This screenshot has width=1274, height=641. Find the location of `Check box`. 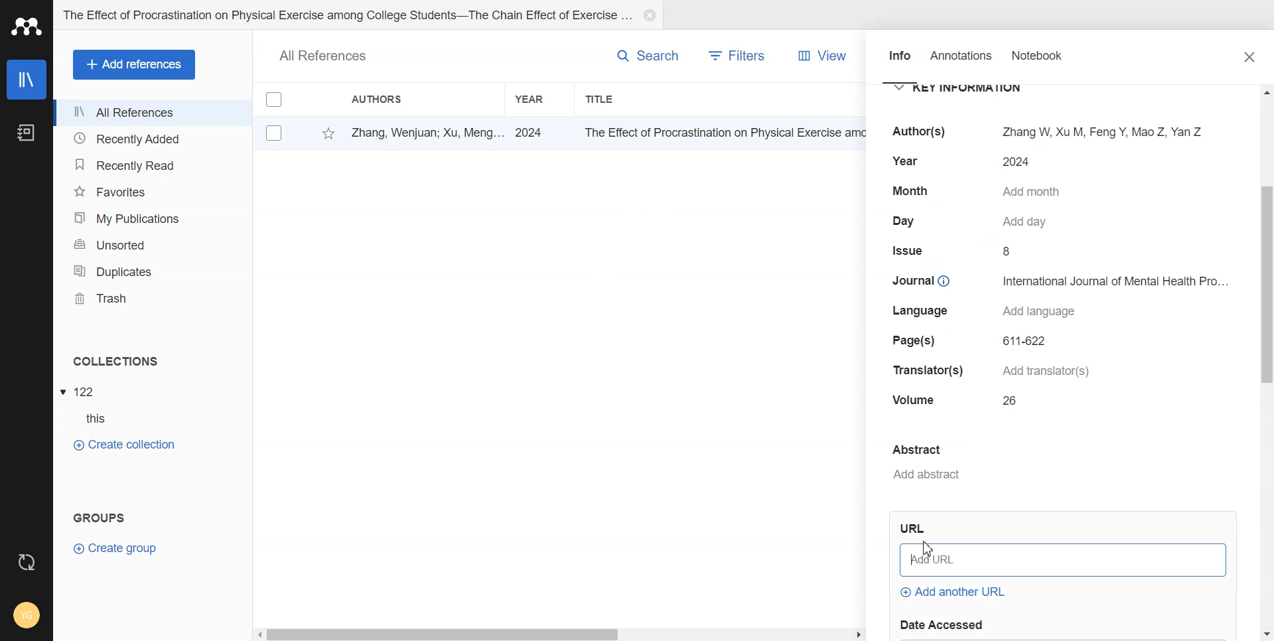

Check box is located at coordinates (271, 133).